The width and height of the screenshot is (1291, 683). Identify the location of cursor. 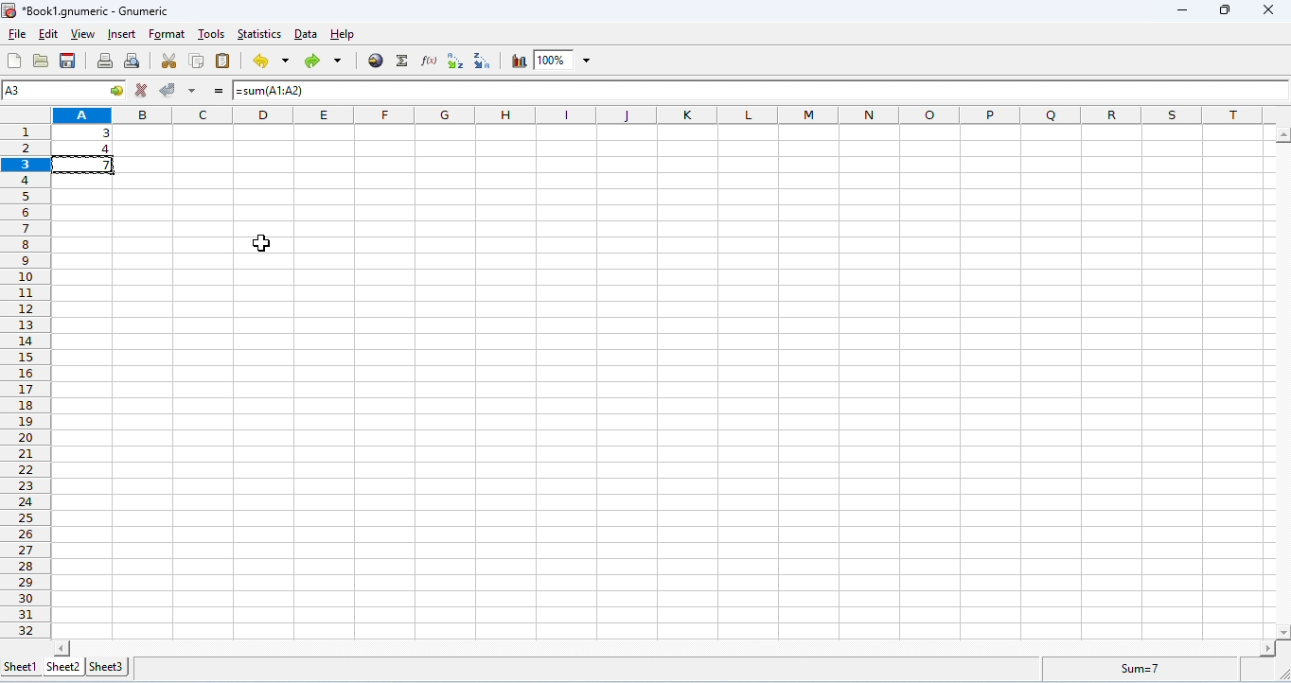
(260, 243).